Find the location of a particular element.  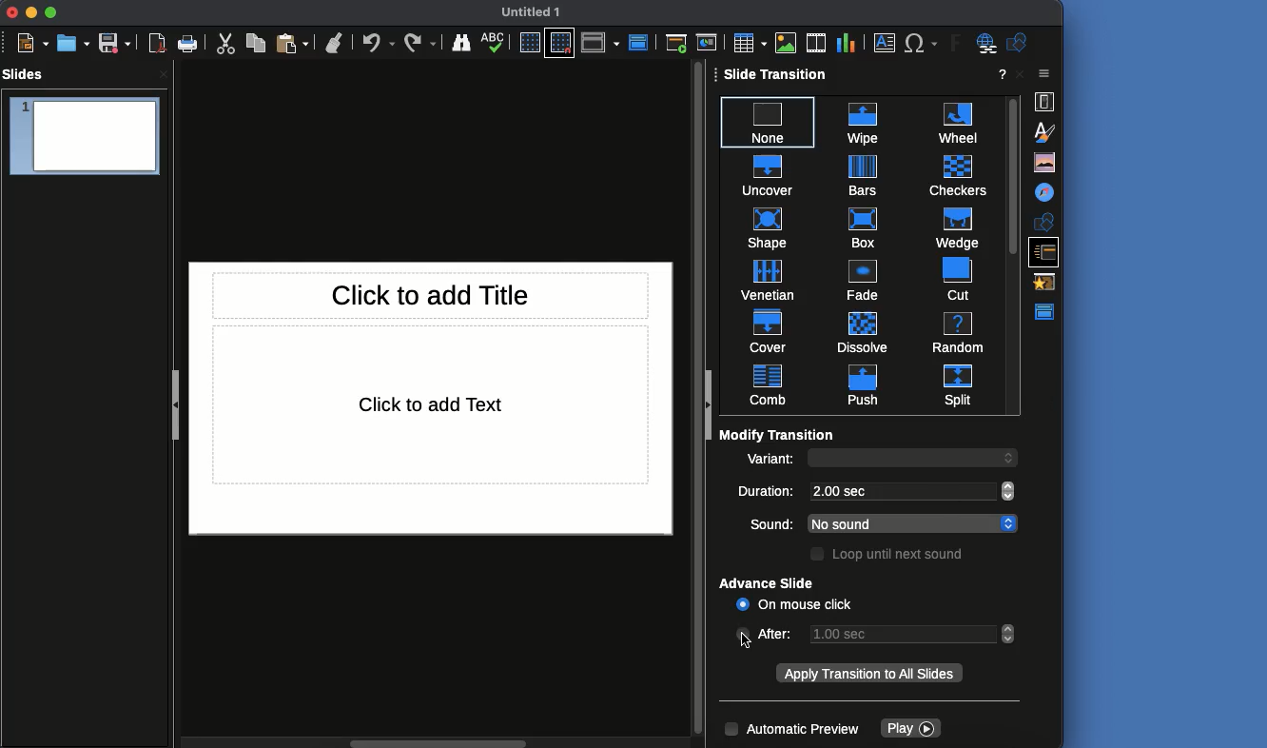

scroll is located at coordinates (1010, 523).